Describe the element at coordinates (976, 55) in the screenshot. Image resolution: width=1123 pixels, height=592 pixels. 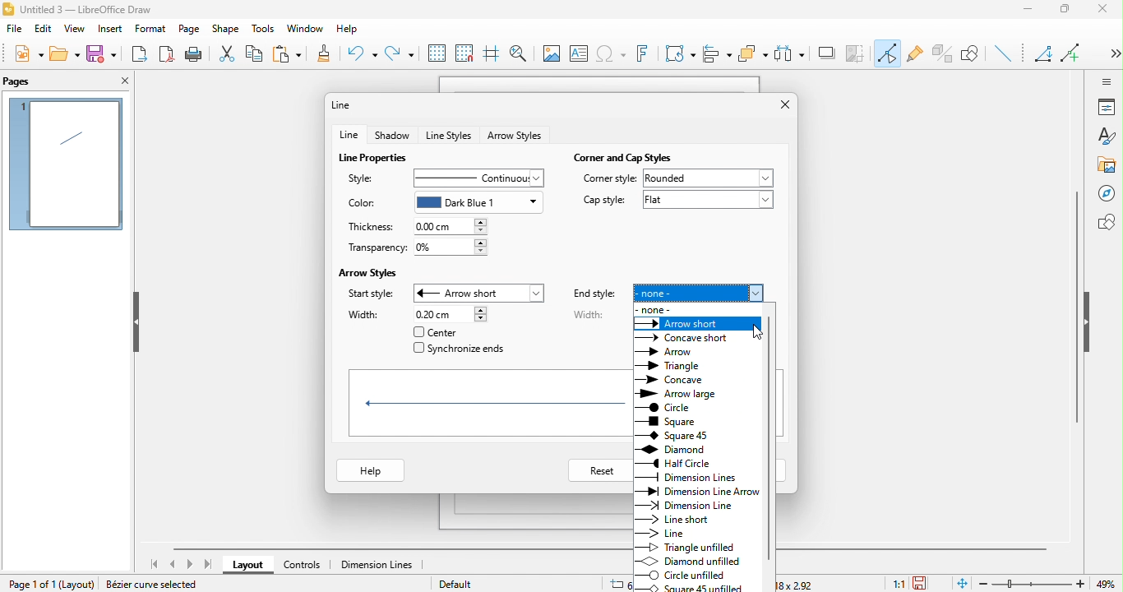
I see `show the draw function` at that location.